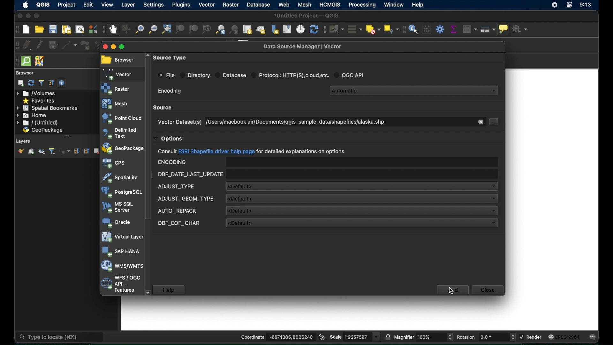  Describe the element at coordinates (555, 4) in the screenshot. I see `screen recorder icon` at that location.